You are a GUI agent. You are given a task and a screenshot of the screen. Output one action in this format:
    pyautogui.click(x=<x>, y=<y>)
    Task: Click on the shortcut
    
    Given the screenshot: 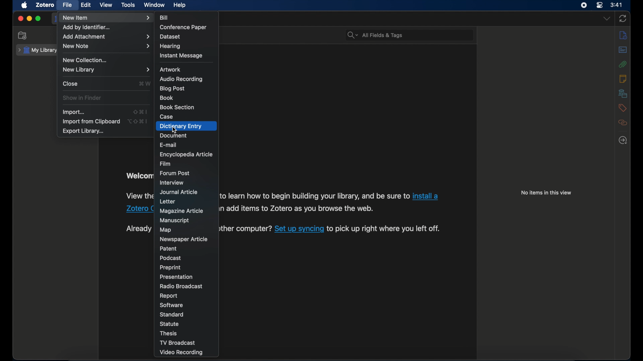 What is the action you would take?
    pyautogui.click(x=140, y=111)
    